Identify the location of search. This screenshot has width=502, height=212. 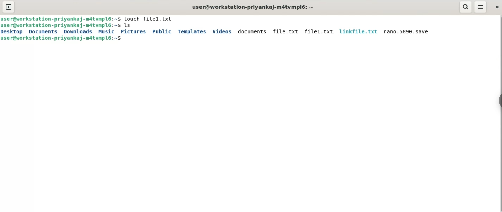
(466, 7).